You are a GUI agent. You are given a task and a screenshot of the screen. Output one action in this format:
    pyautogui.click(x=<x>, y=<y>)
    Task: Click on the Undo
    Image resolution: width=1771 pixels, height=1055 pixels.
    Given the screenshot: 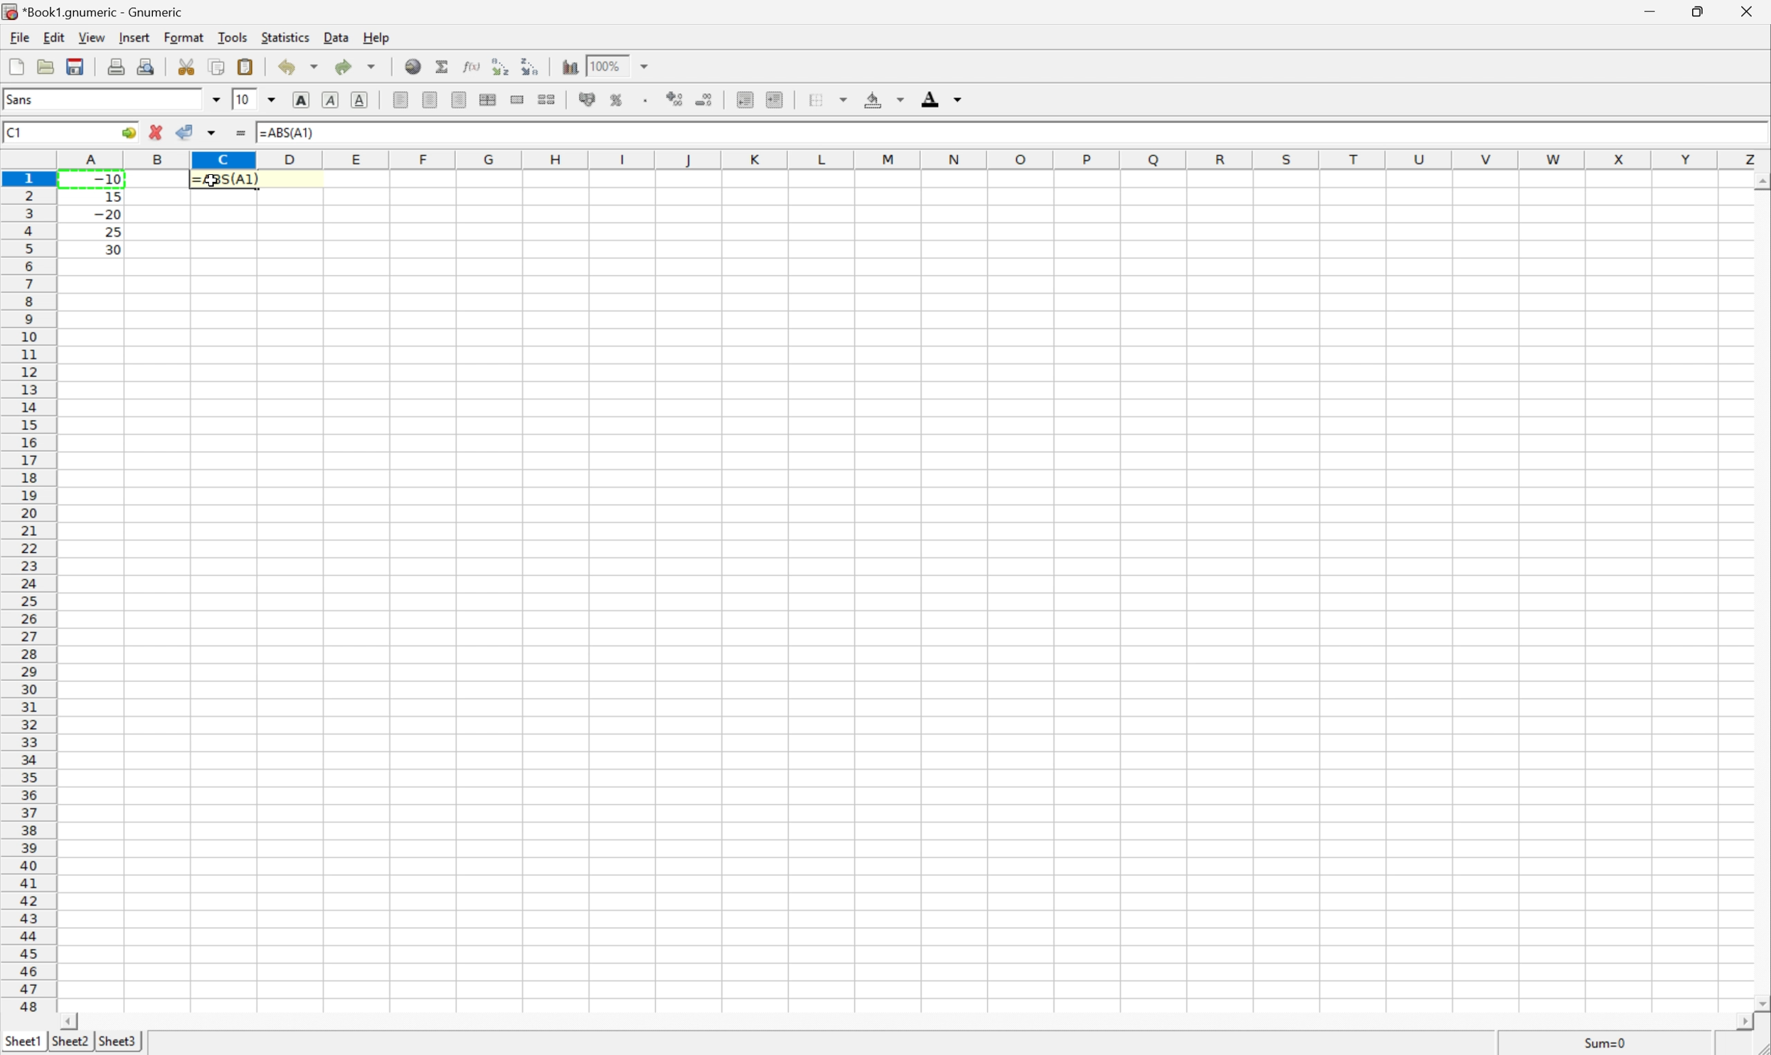 What is the action you would take?
    pyautogui.click(x=300, y=66)
    